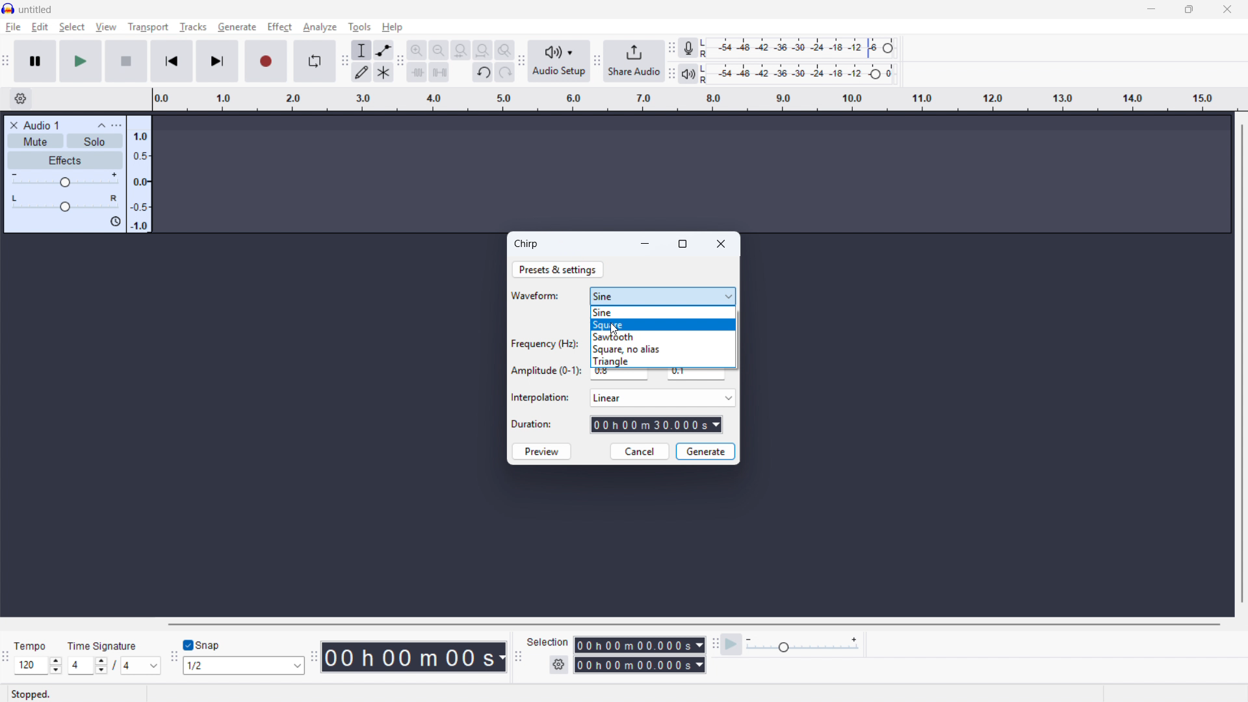  I want to click on Generate , so click(237, 27).